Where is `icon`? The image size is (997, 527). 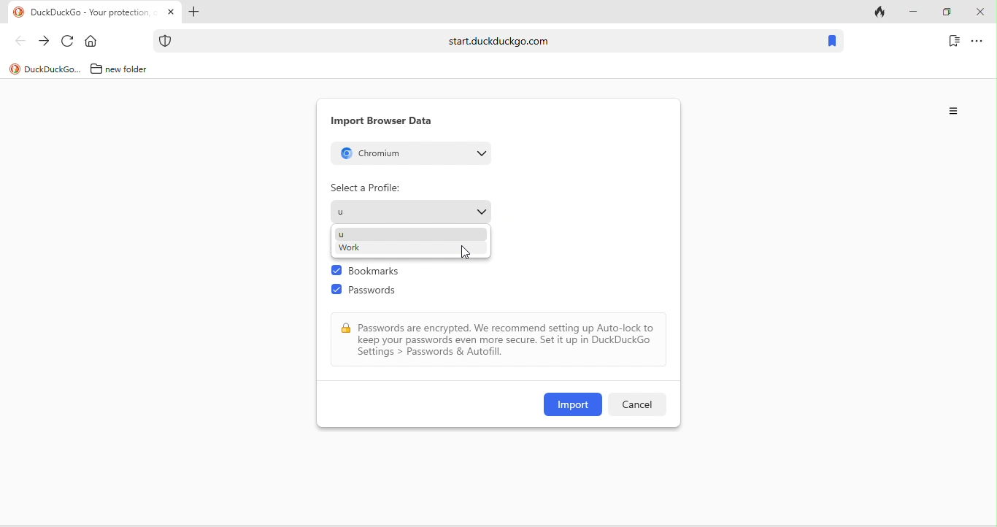
icon is located at coordinates (15, 69).